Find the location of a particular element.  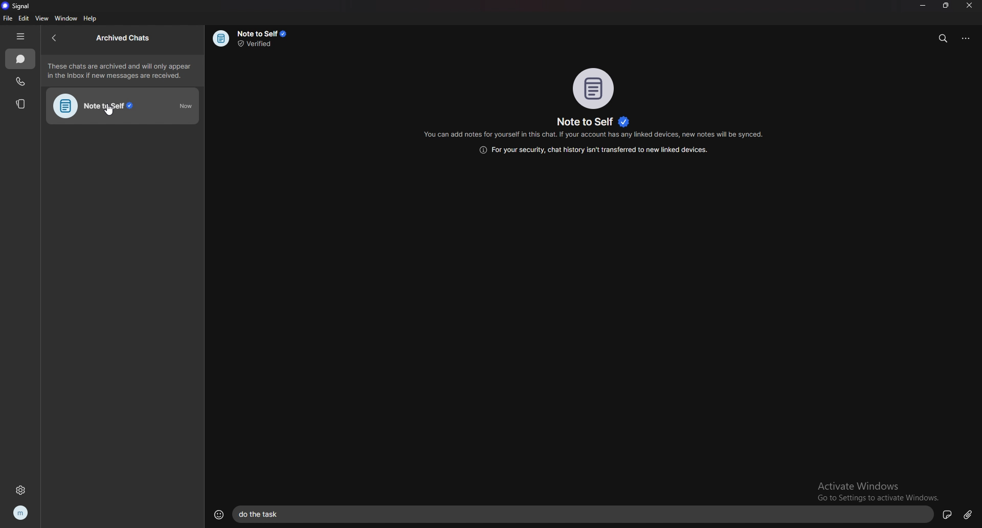

options is located at coordinates (967, 38).